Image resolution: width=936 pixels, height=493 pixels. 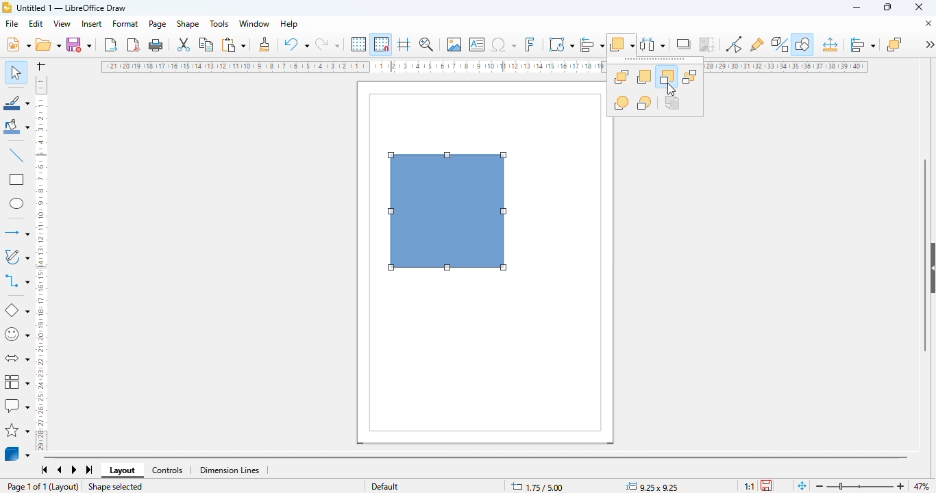 I want to click on minimize, so click(x=857, y=8).